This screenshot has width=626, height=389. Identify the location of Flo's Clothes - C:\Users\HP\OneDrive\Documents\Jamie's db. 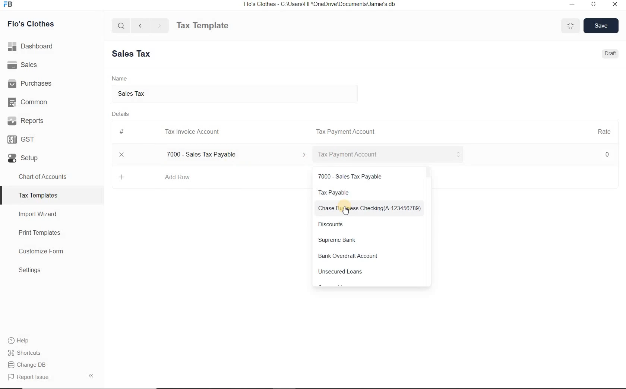
(319, 4).